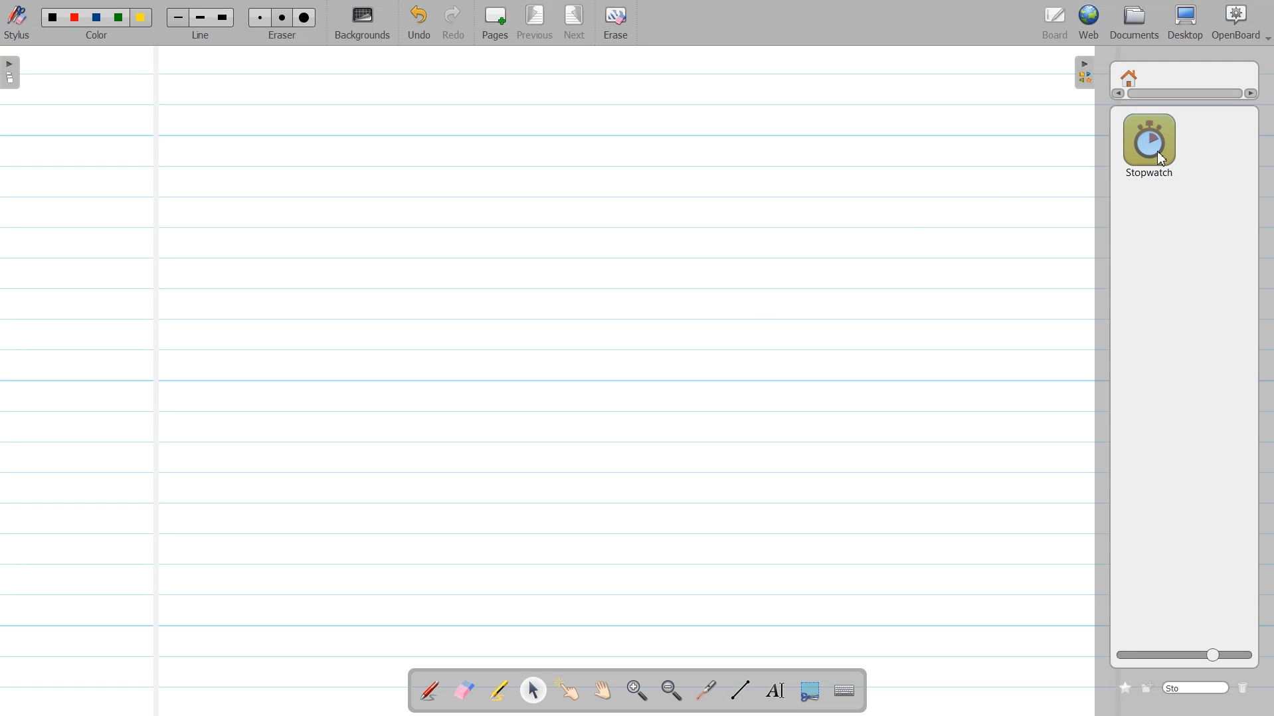 The width and height of the screenshot is (1274, 716). Describe the element at coordinates (283, 23) in the screenshot. I see `Eraser` at that location.